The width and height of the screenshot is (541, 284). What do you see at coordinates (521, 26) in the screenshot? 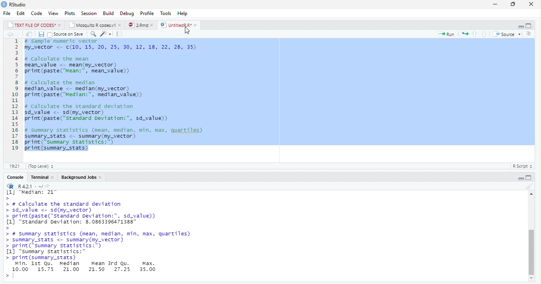
I see `minimize` at bounding box center [521, 26].